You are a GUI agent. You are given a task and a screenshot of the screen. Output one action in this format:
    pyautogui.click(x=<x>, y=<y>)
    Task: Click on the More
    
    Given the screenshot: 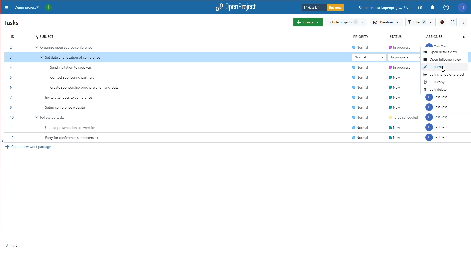 What is the action you would take?
    pyautogui.click(x=464, y=22)
    